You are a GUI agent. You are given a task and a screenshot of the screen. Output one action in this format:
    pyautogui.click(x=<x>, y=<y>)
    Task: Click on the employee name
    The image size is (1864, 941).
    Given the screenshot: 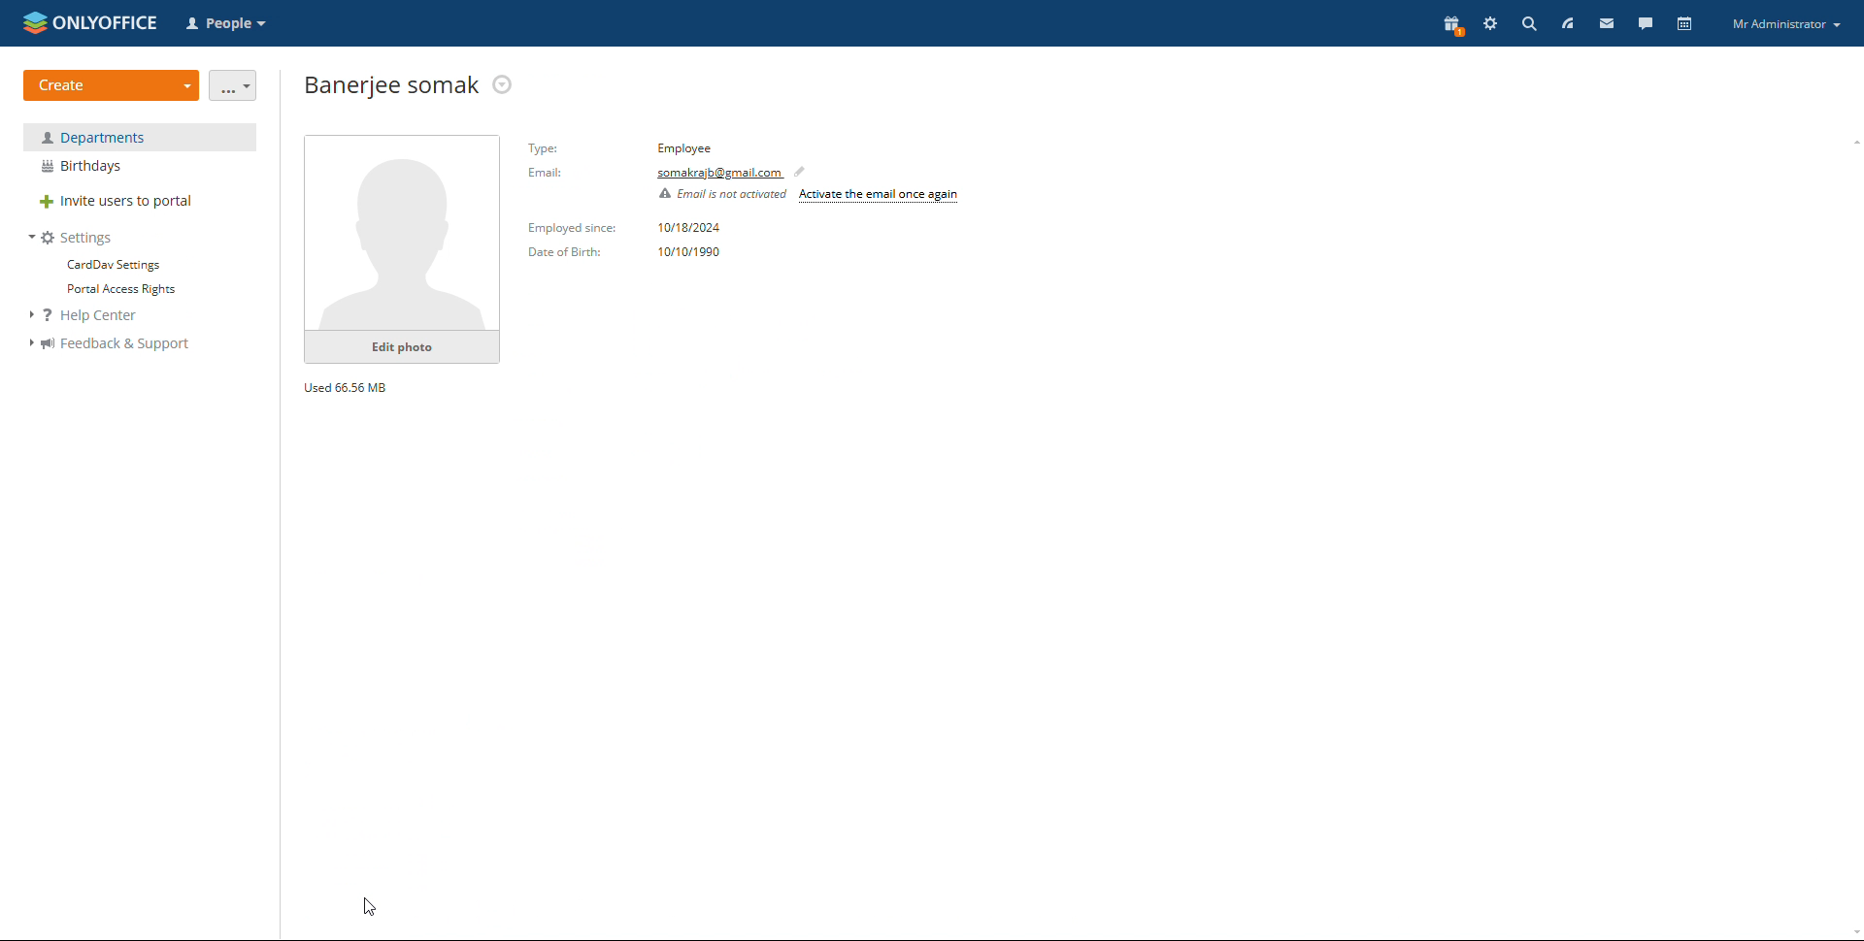 What is the action you would take?
    pyautogui.click(x=390, y=85)
    